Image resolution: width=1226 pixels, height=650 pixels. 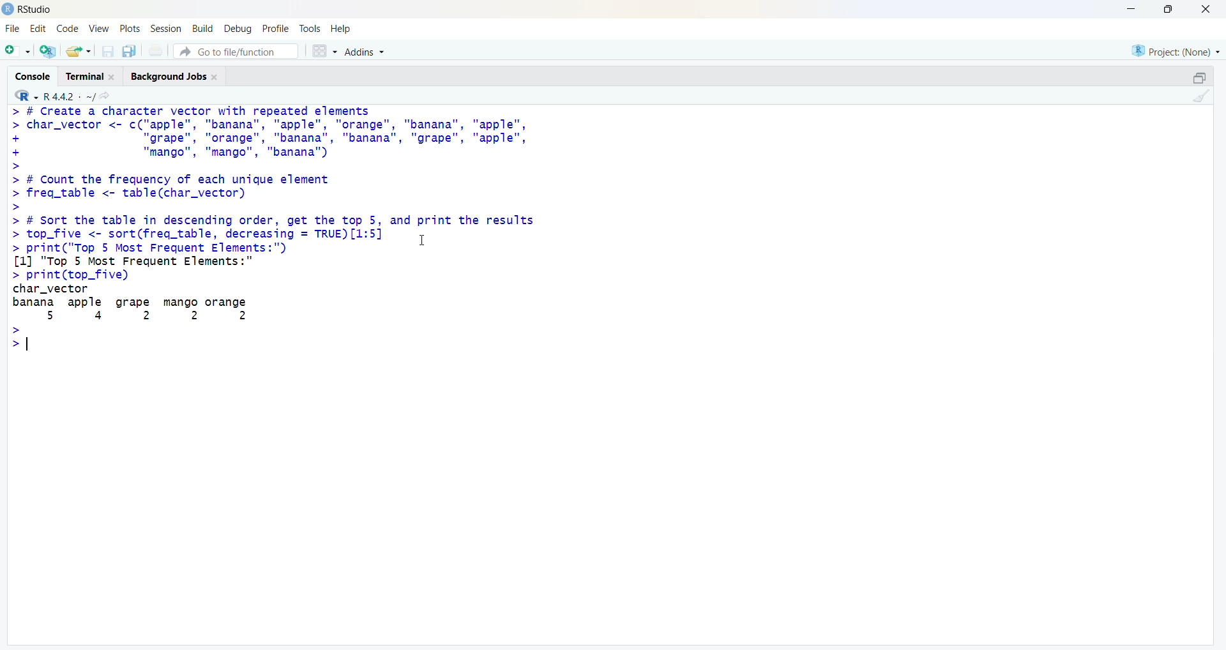 What do you see at coordinates (310, 28) in the screenshot?
I see `Tools` at bounding box center [310, 28].